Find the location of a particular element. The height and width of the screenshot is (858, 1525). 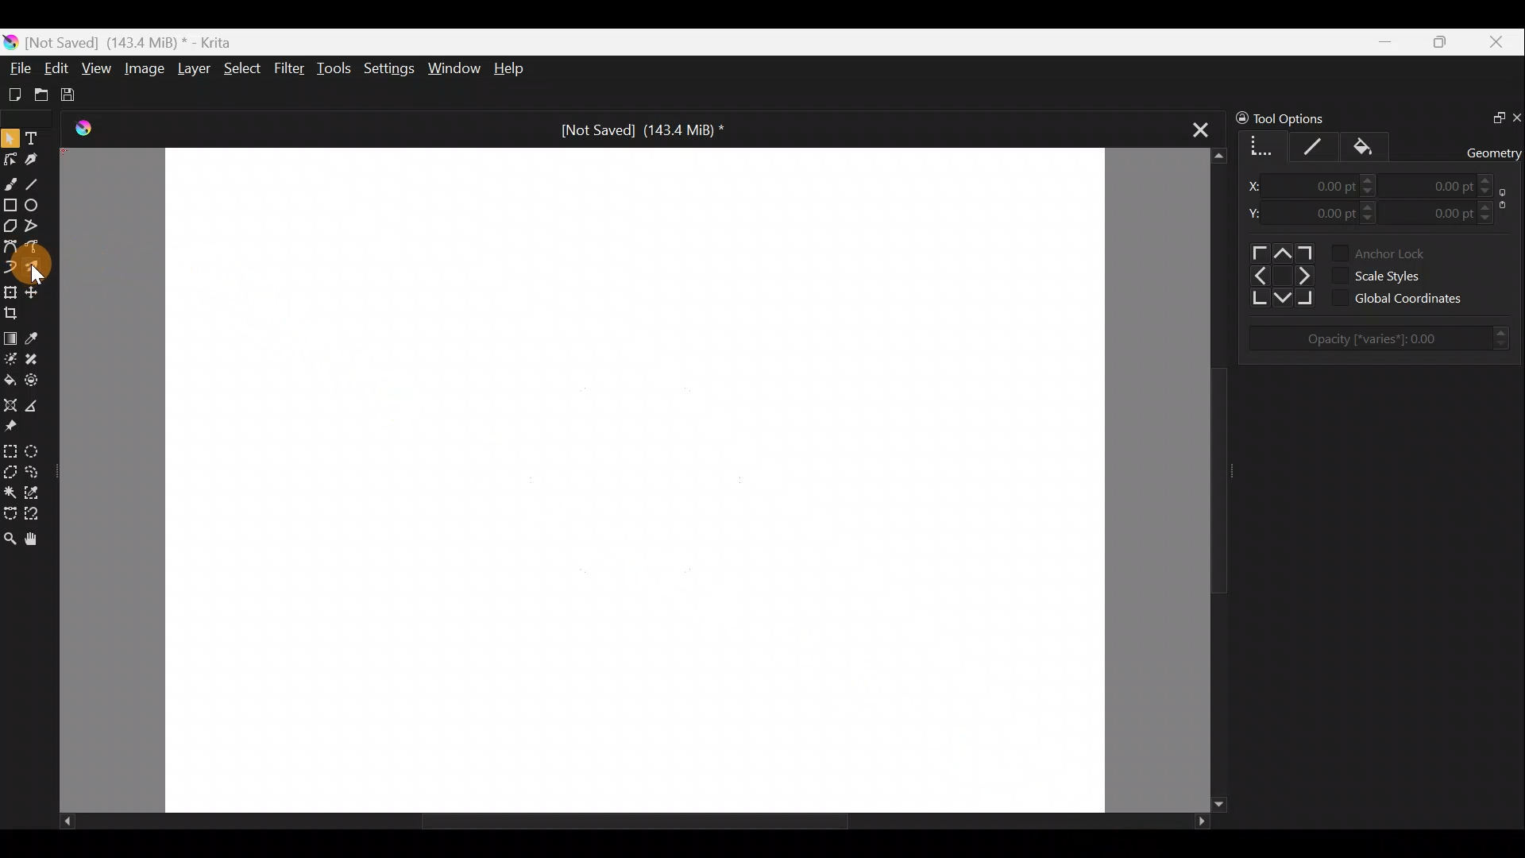

Not Saved] (143.4 MiB) * is located at coordinates (135, 41).